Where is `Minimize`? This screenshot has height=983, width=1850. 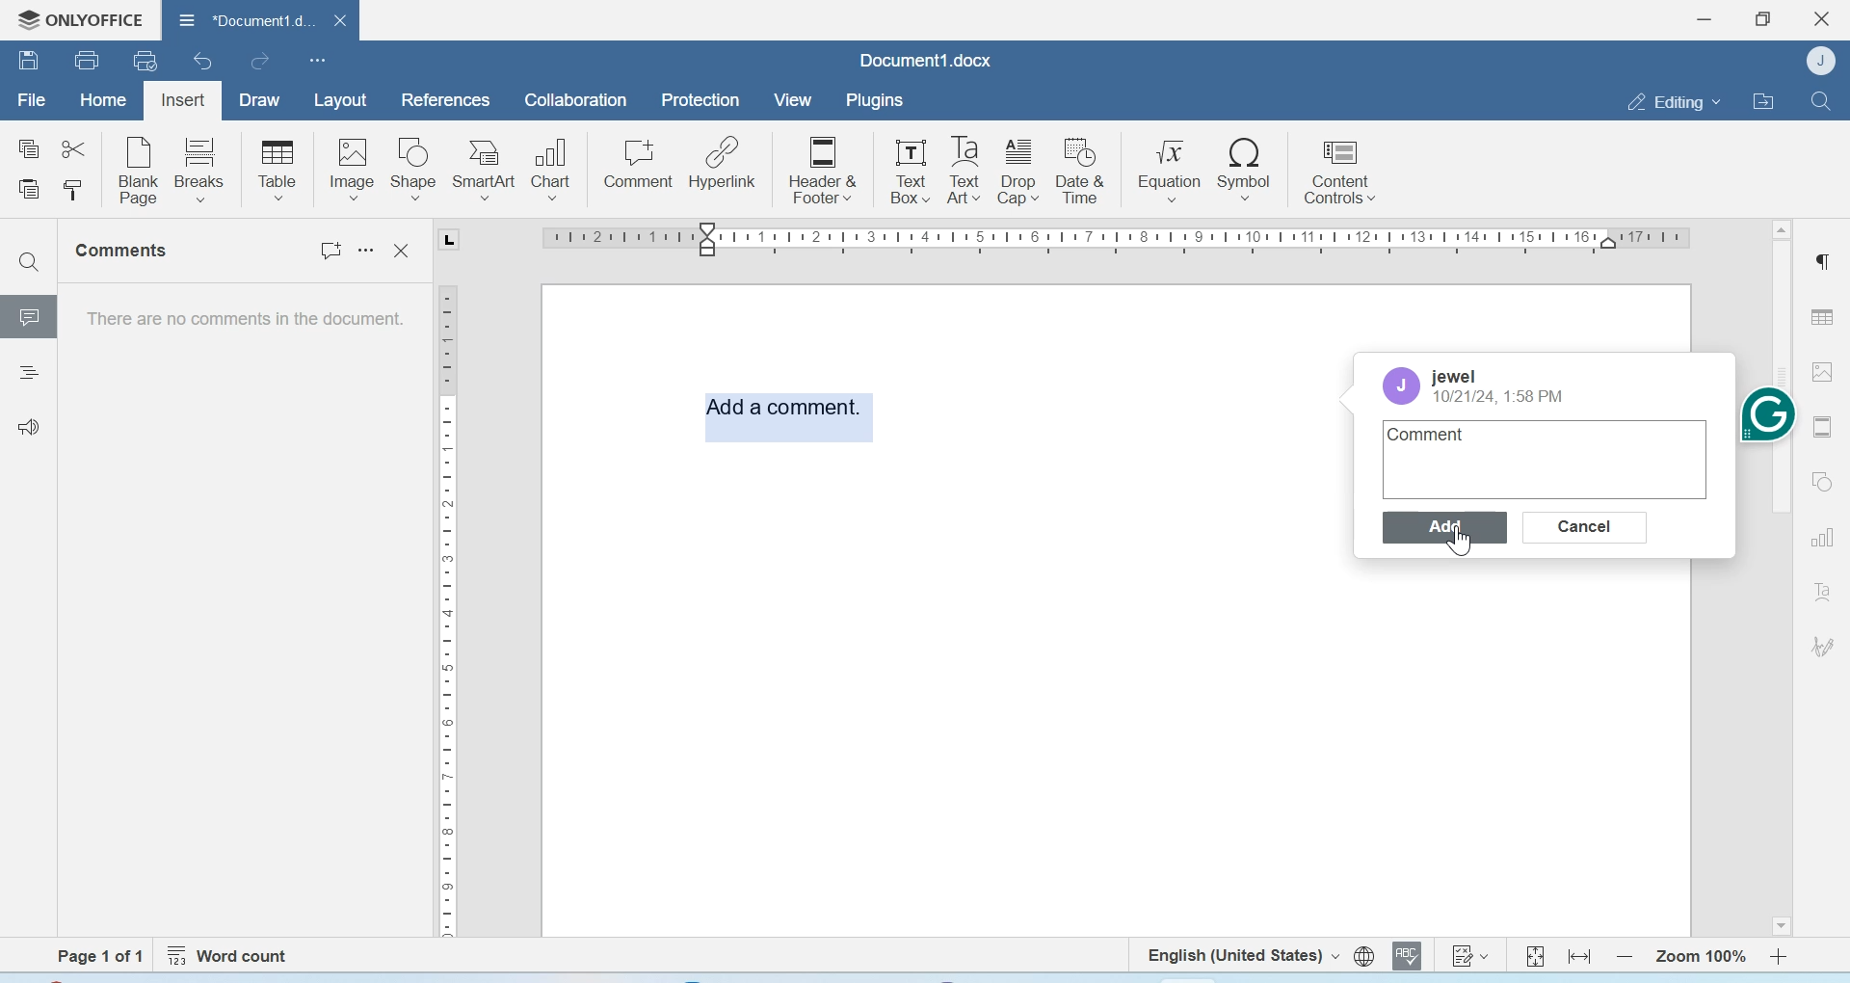
Minimize is located at coordinates (1706, 19).